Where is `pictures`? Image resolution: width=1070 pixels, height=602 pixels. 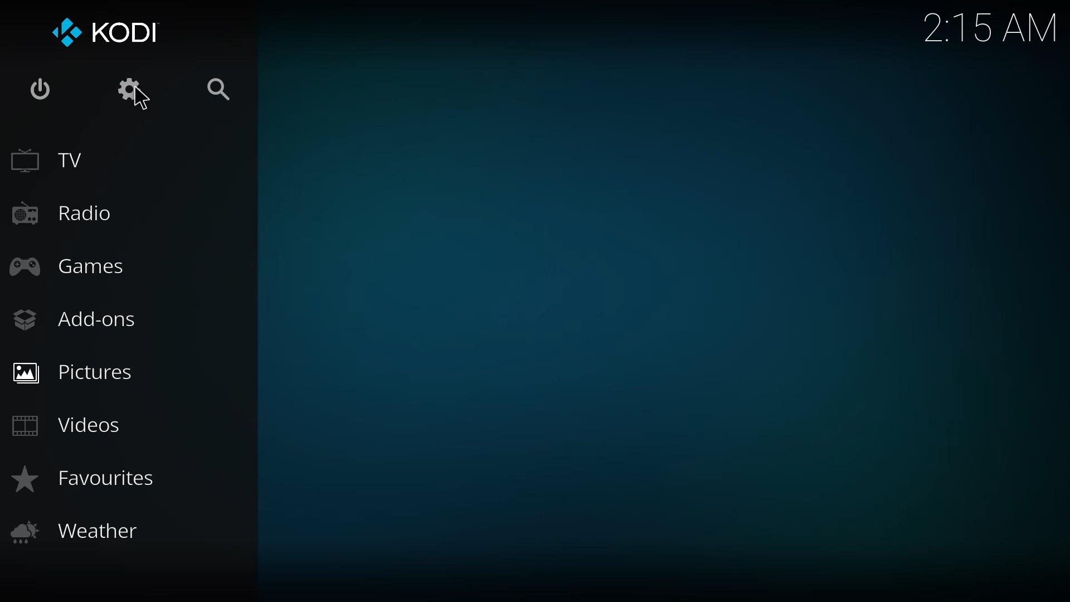 pictures is located at coordinates (74, 371).